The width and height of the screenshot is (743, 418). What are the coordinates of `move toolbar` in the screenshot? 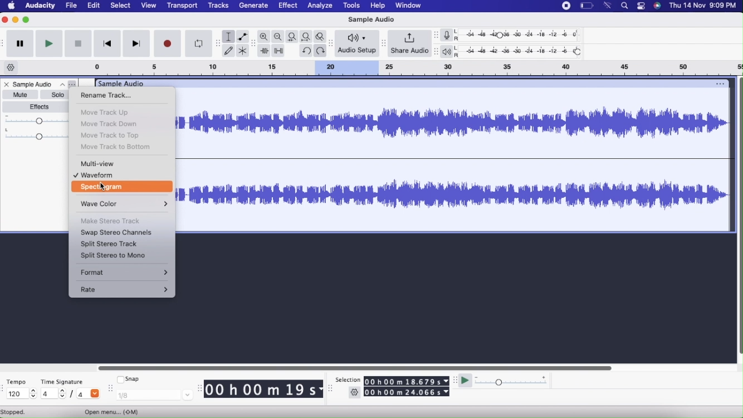 It's located at (436, 52).